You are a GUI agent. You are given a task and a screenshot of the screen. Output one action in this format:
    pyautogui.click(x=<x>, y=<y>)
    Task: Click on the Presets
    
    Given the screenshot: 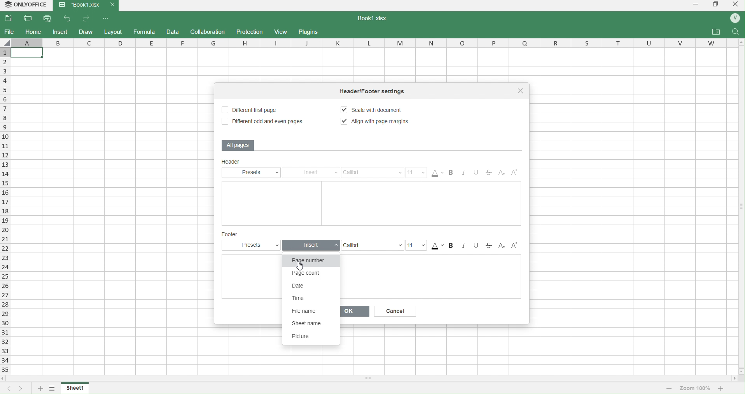 What is the action you would take?
    pyautogui.click(x=254, y=245)
    